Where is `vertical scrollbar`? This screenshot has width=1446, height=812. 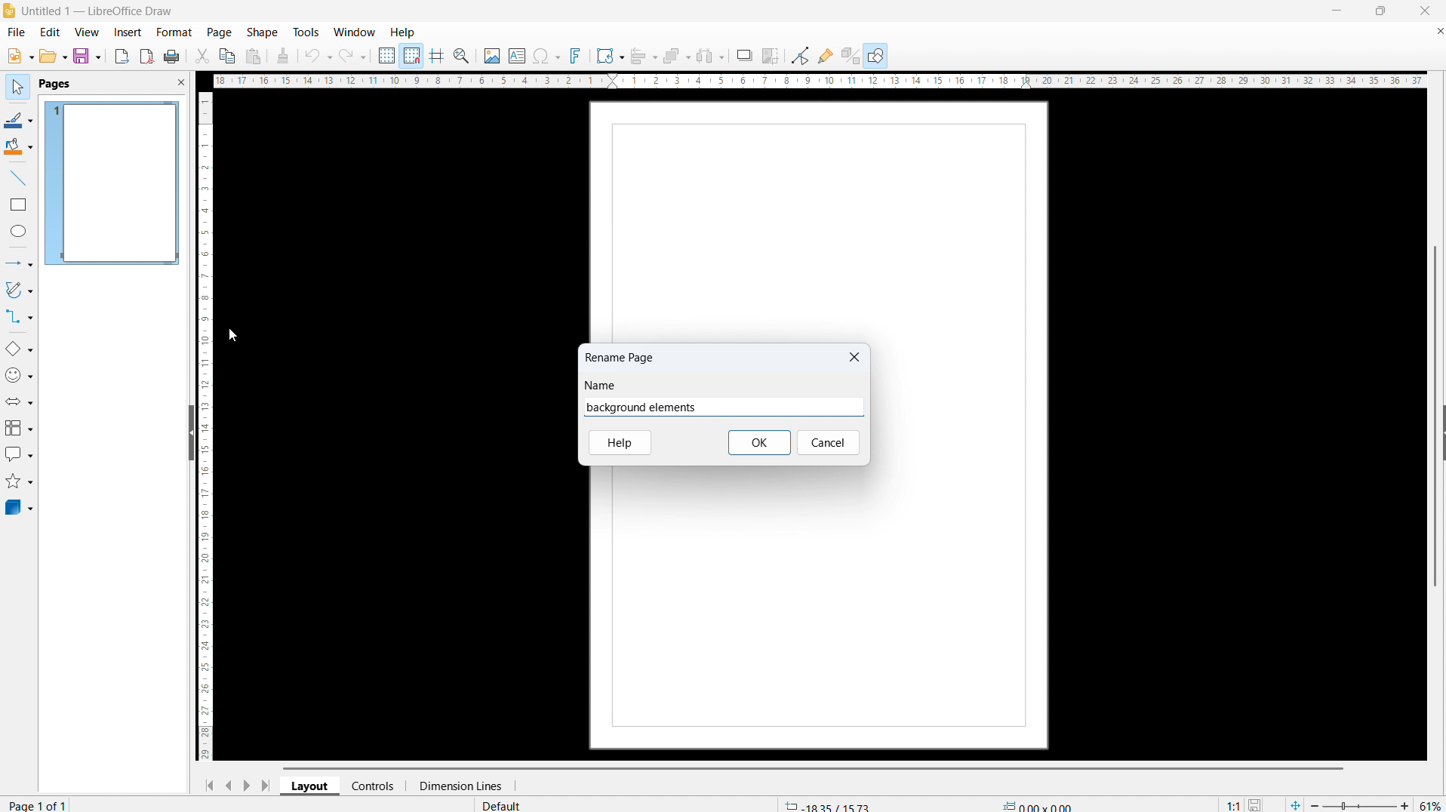
vertical scrollbar is located at coordinates (1435, 315).